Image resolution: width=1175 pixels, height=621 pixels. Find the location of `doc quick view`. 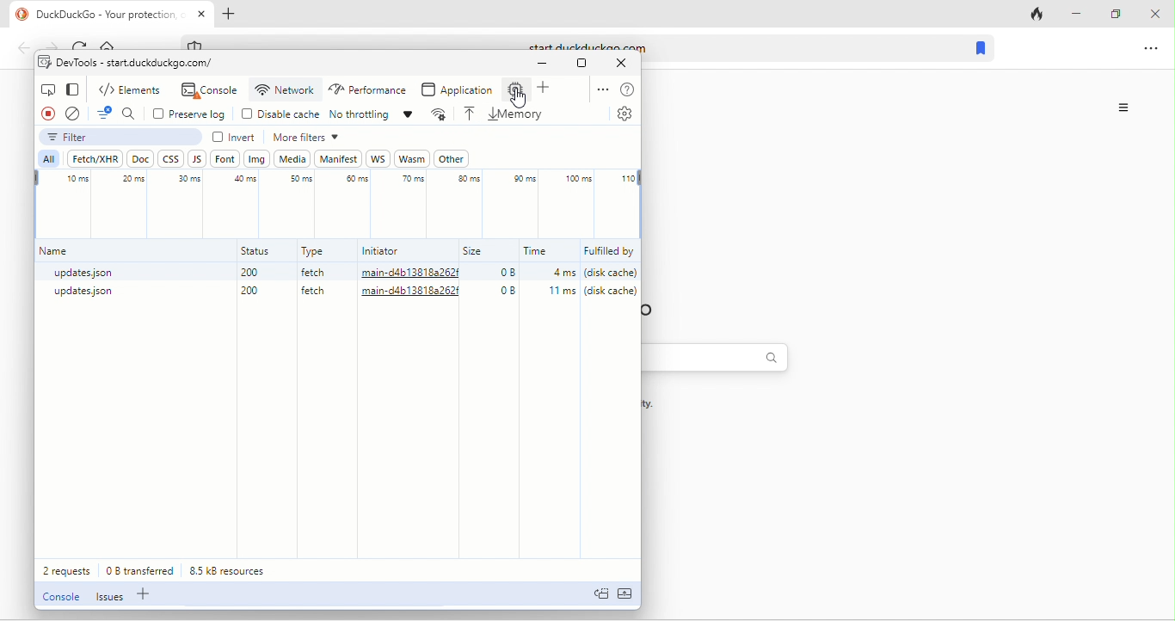

doc quick view is located at coordinates (599, 599).